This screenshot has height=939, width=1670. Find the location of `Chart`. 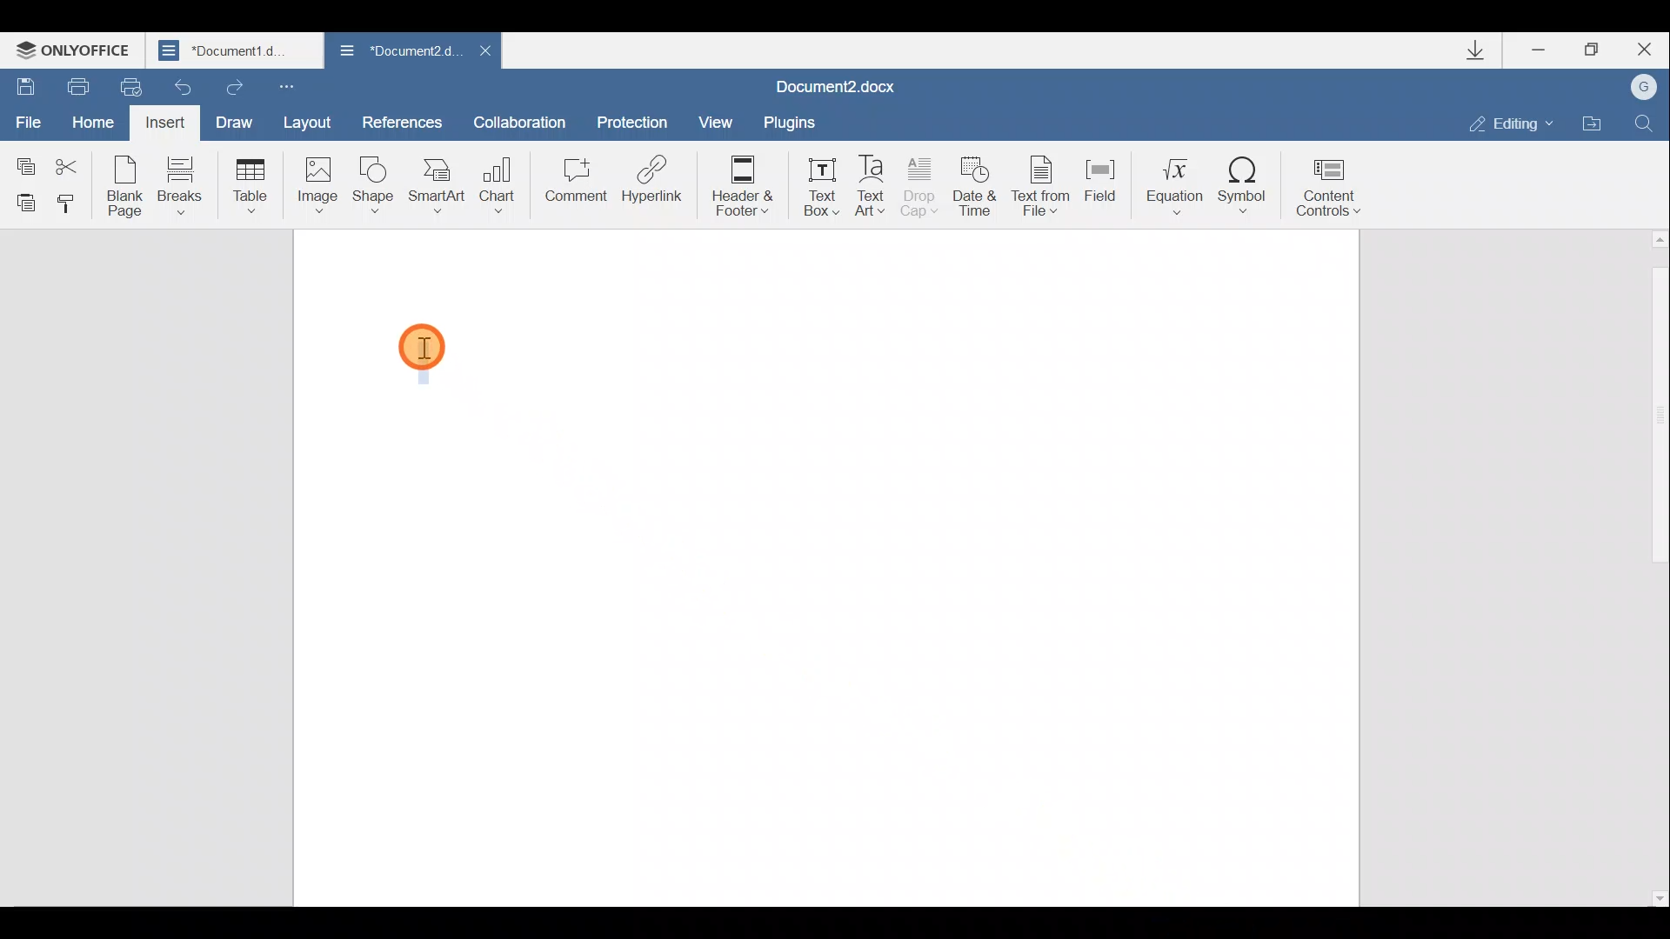

Chart is located at coordinates (501, 178).